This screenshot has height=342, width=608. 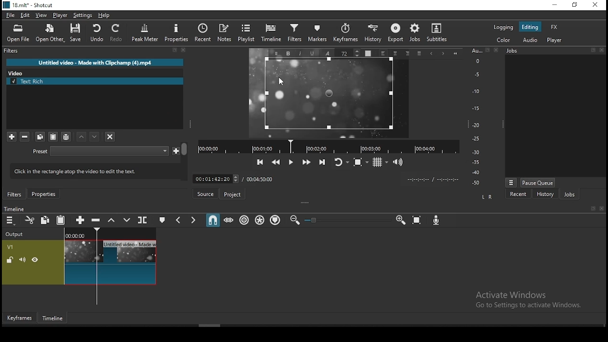 I want to click on save, so click(x=76, y=32).